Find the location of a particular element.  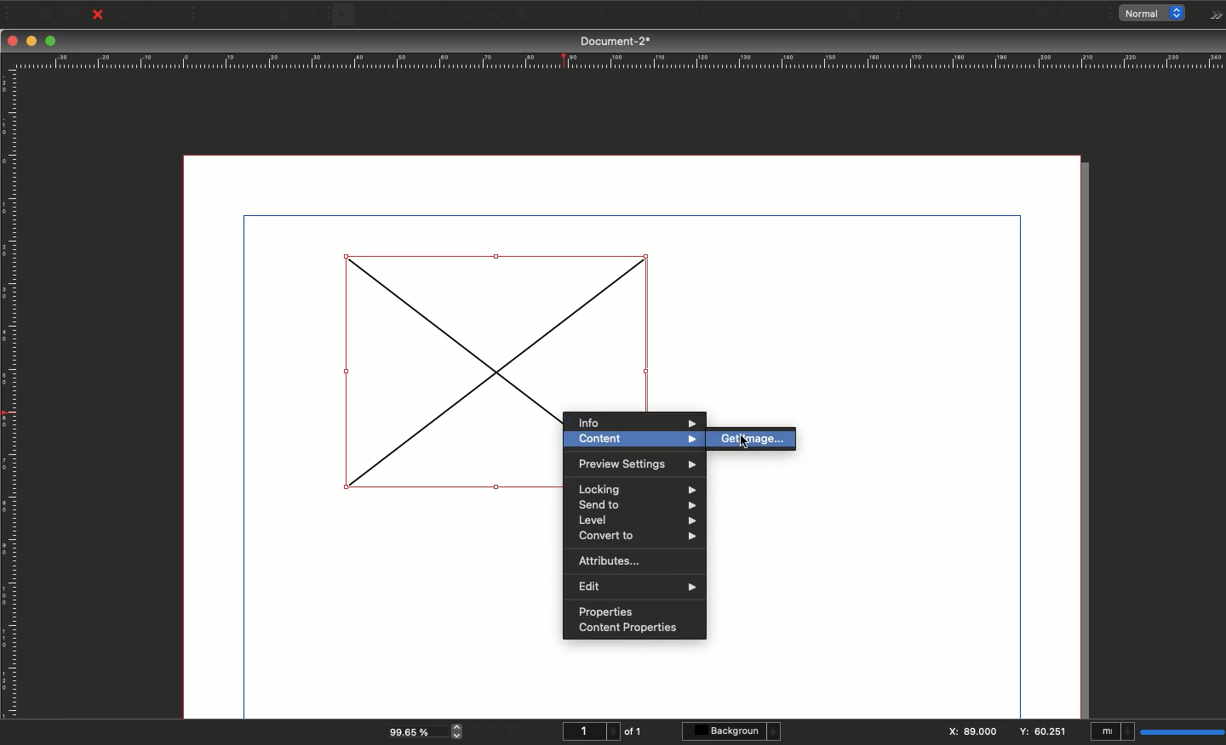

Paste is located at coordinates (316, 15).